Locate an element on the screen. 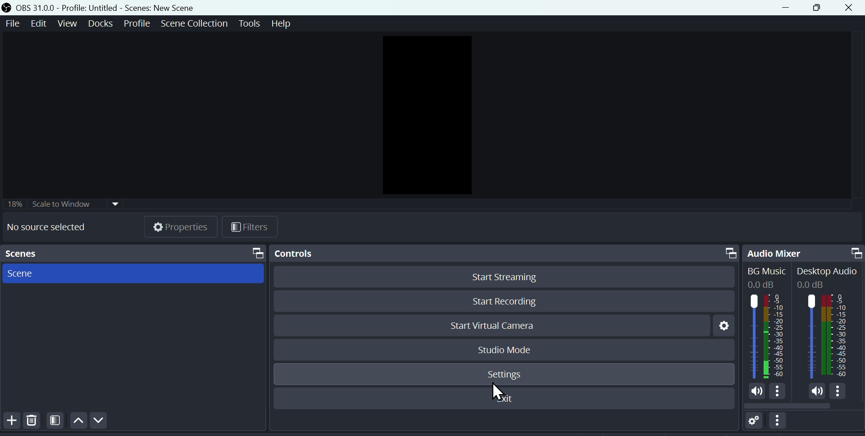   Scale to window is located at coordinates (65, 204).